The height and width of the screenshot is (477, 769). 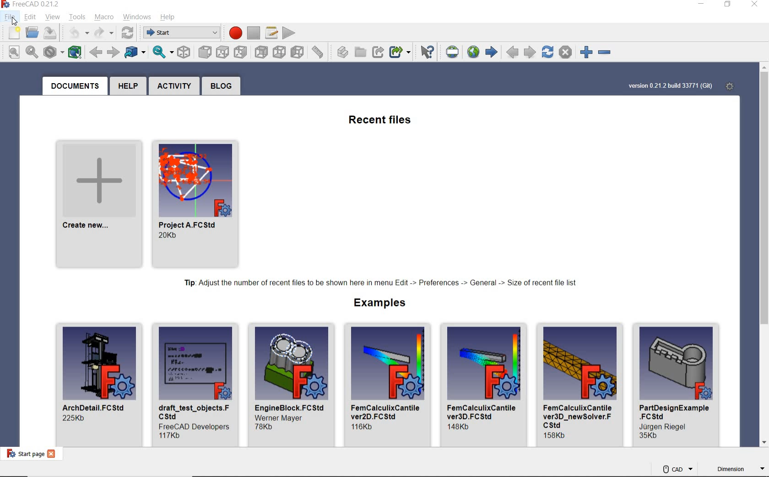 What do you see at coordinates (171, 435) in the screenshot?
I see `size` at bounding box center [171, 435].